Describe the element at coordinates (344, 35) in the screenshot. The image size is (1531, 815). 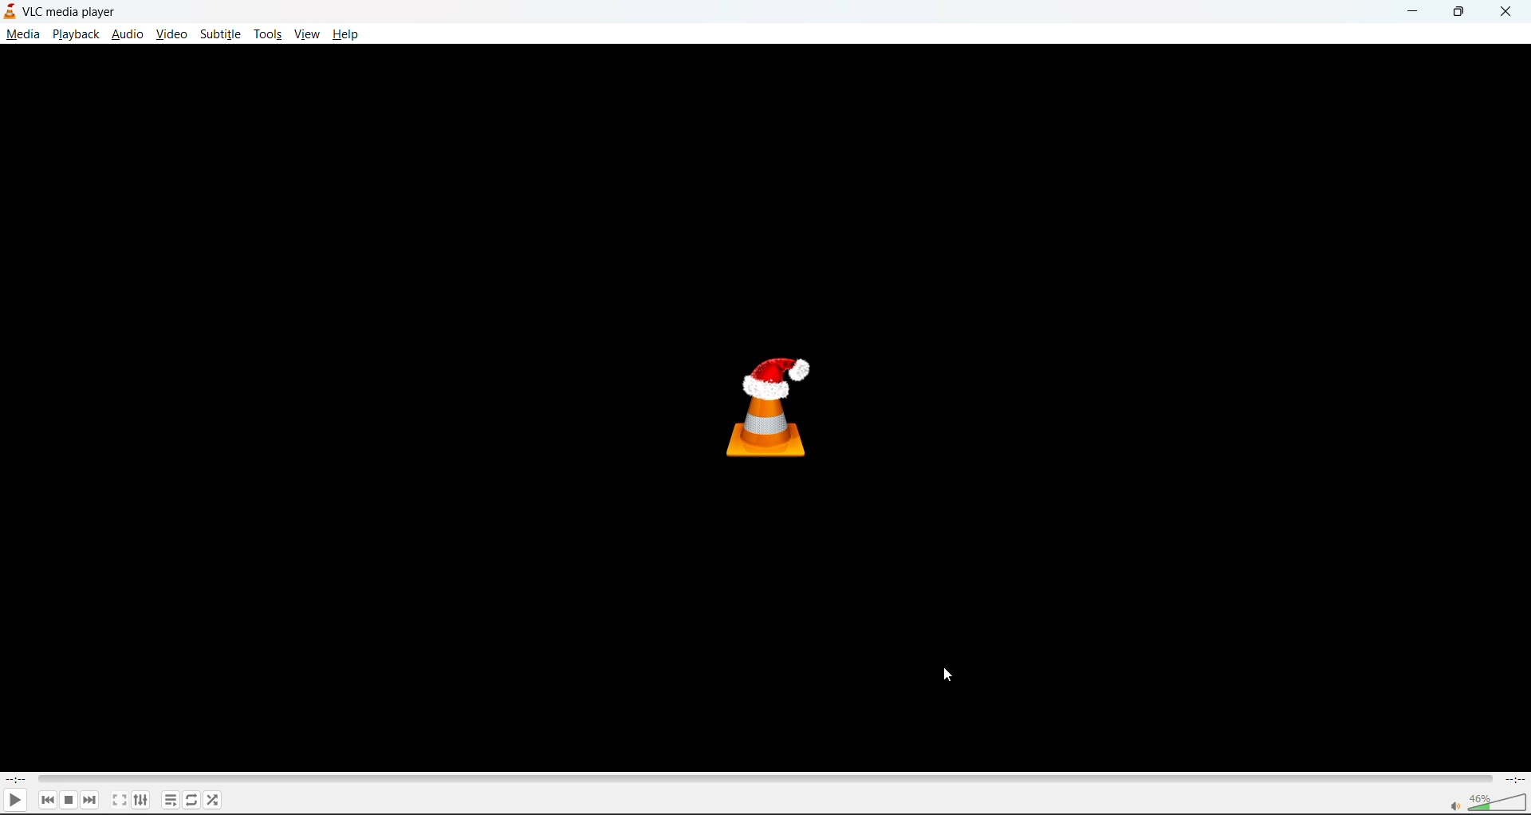
I see `help` at that location.